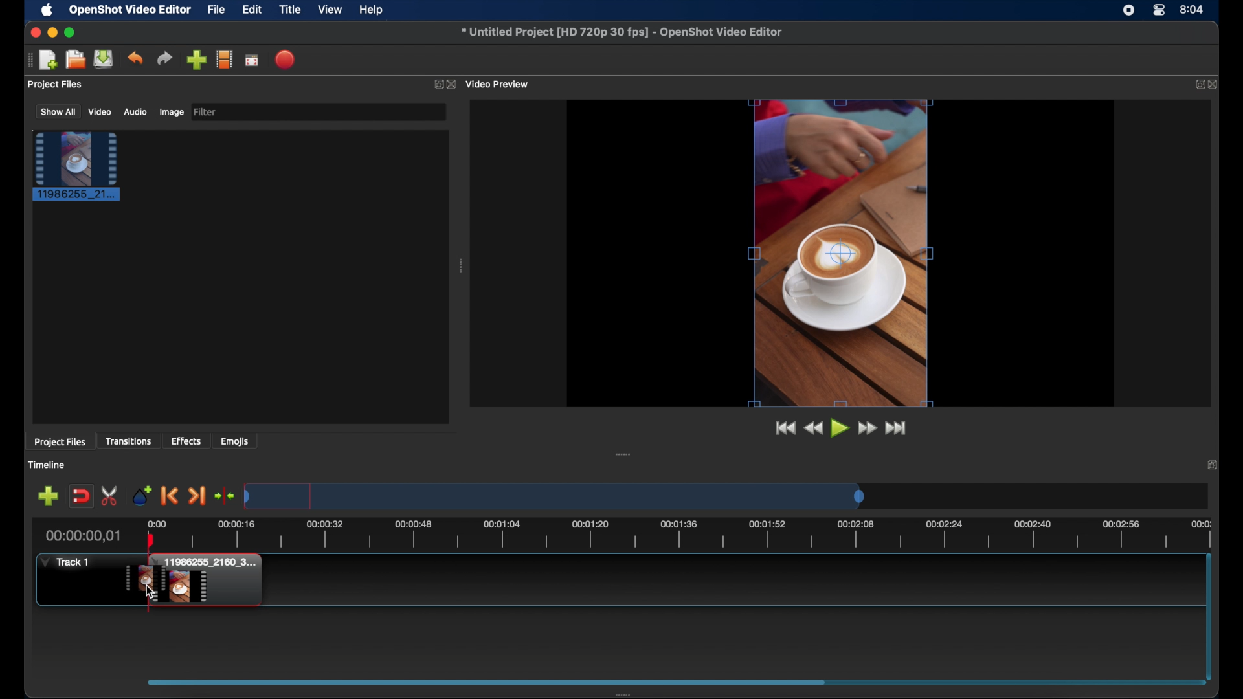 This screenshot has width=1243, height=699. Describe the element at coordinates (252, 59) in the screenshot. I see `full screen` at that location.